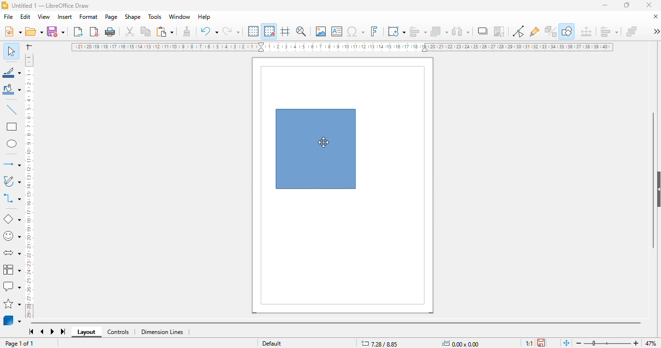 This screenshot has height=348, width=661. I want to click on width  & height of object, so click(460, 343).